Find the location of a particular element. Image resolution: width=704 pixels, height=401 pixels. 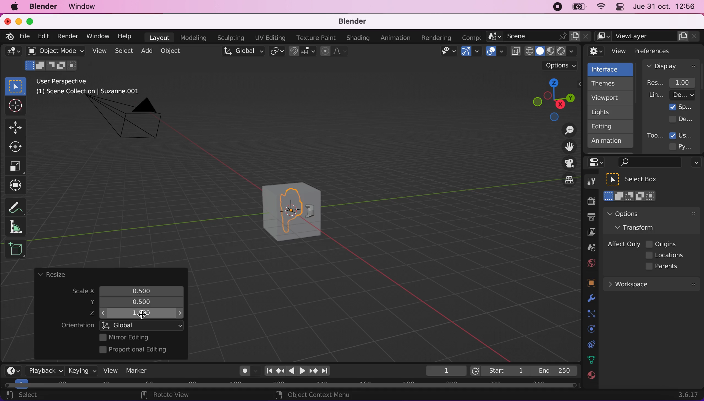

search is located at coordinates (649, 163).